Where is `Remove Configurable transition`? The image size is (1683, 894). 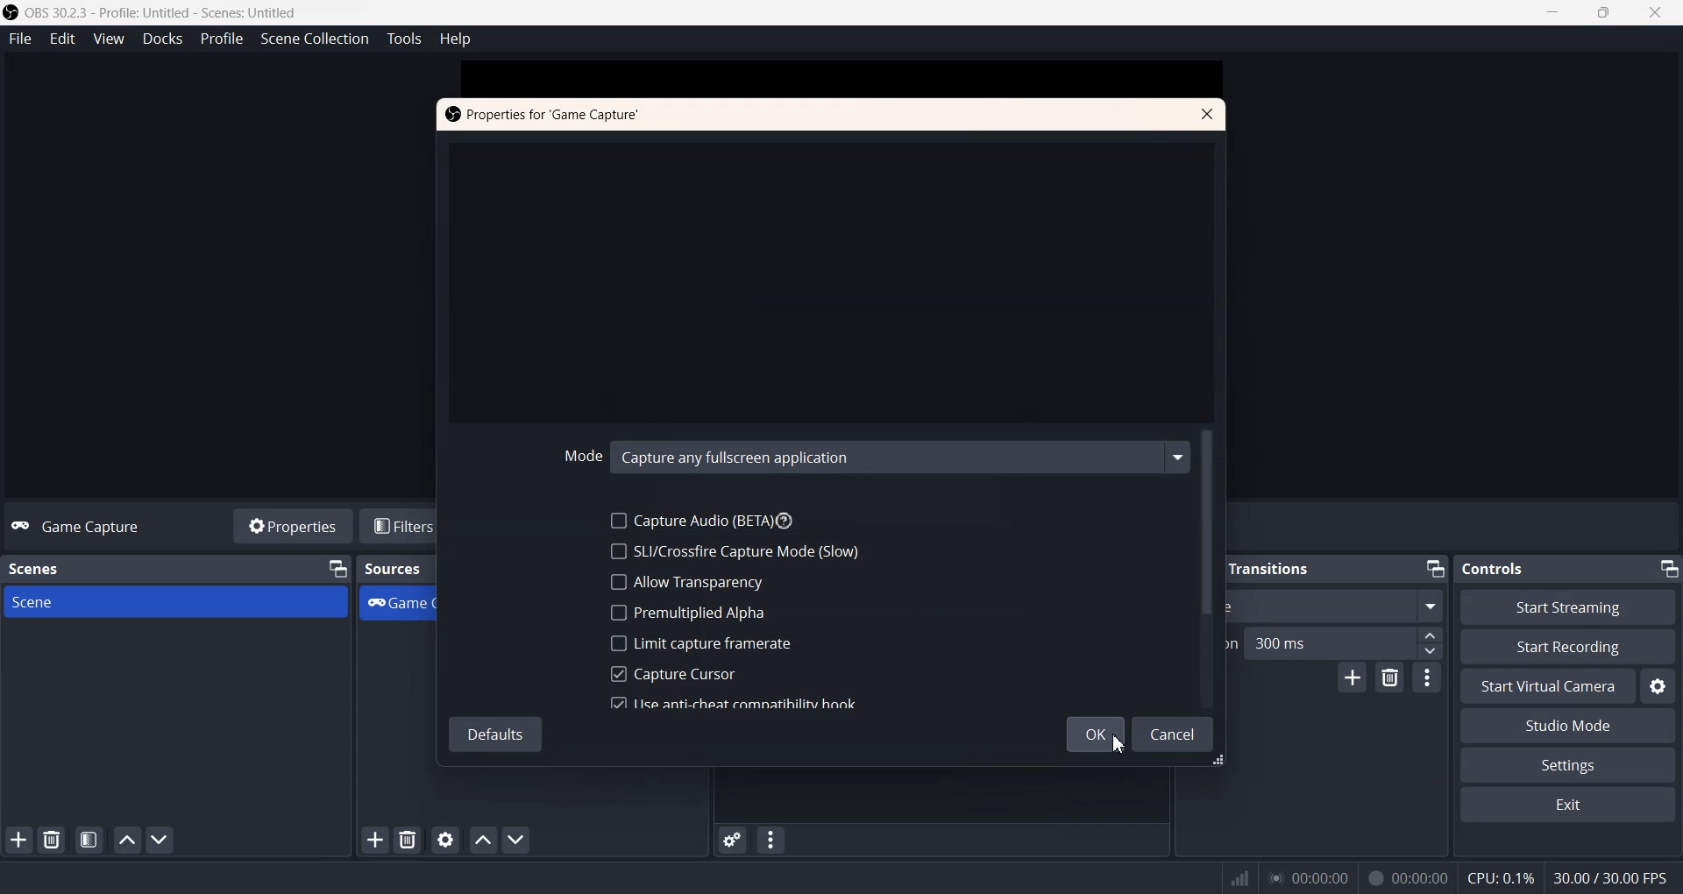
Remove Configurable transition is located at coordinates (1388, 678).